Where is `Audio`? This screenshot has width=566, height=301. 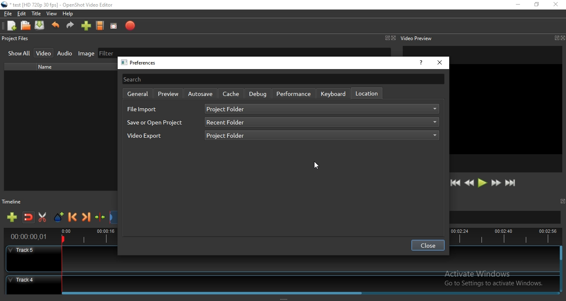
Audio is located at coordinates (65, 53).